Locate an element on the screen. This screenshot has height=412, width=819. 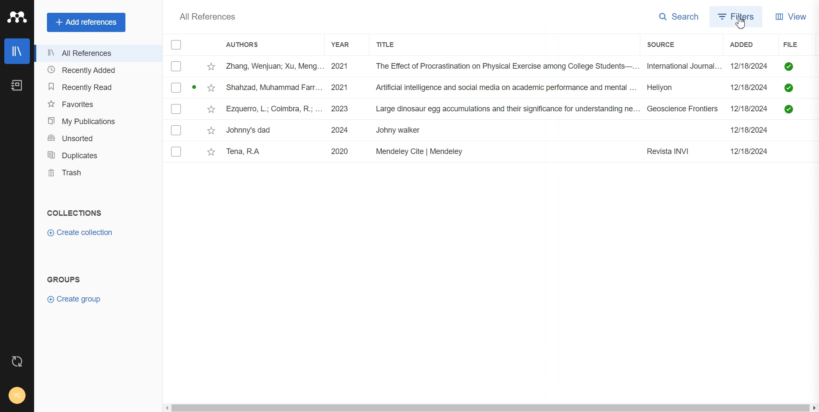
Account is located at coordinates (17, 396).